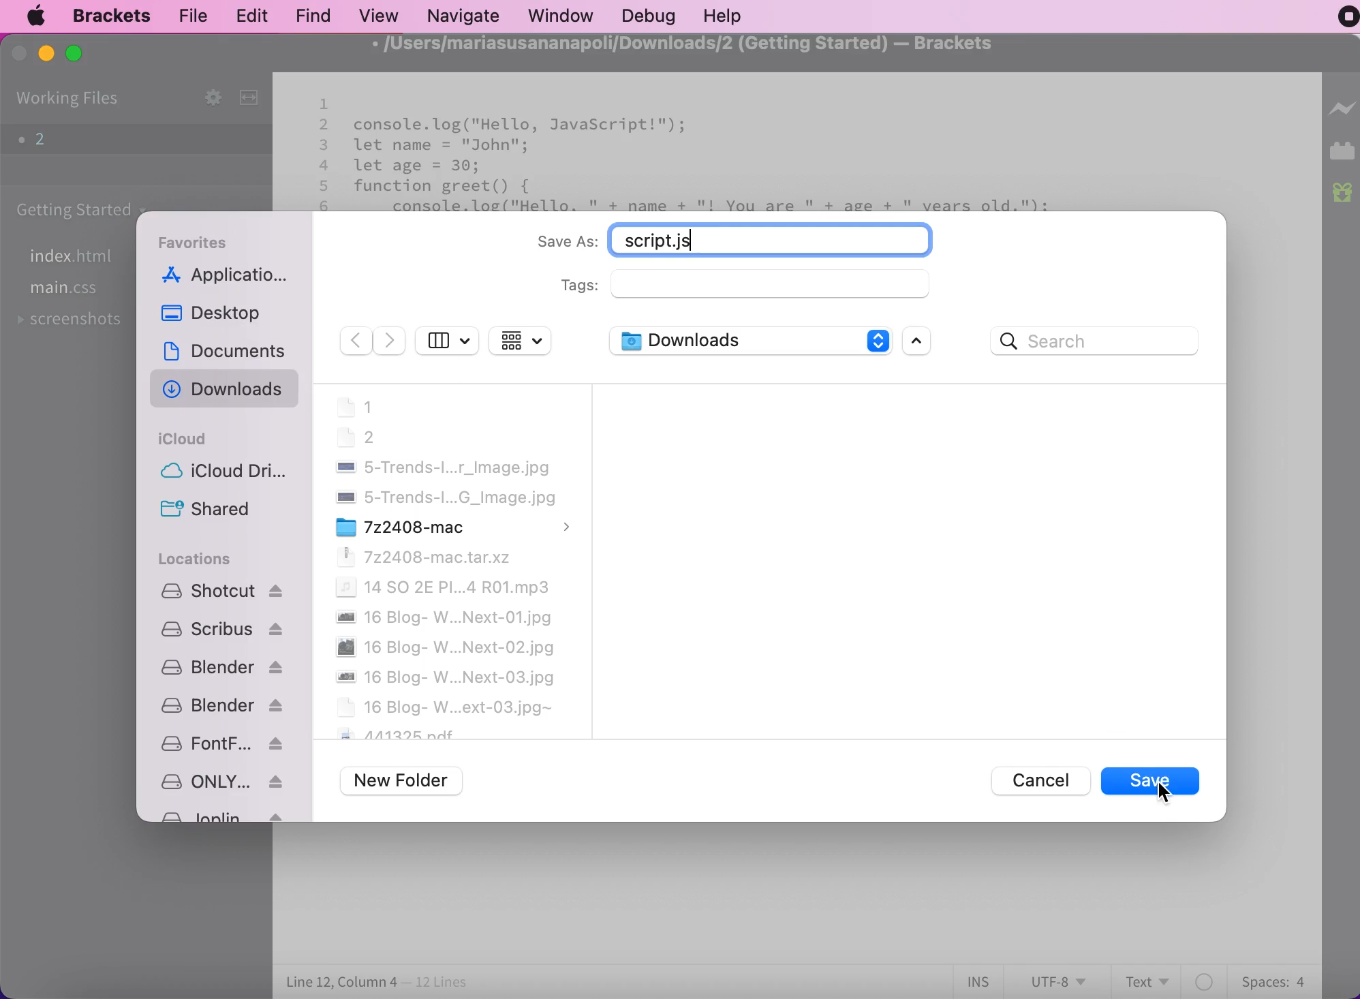  Describe the element at coordinates (1342, 154) in the screenshot. I see `extension manager` at that location.